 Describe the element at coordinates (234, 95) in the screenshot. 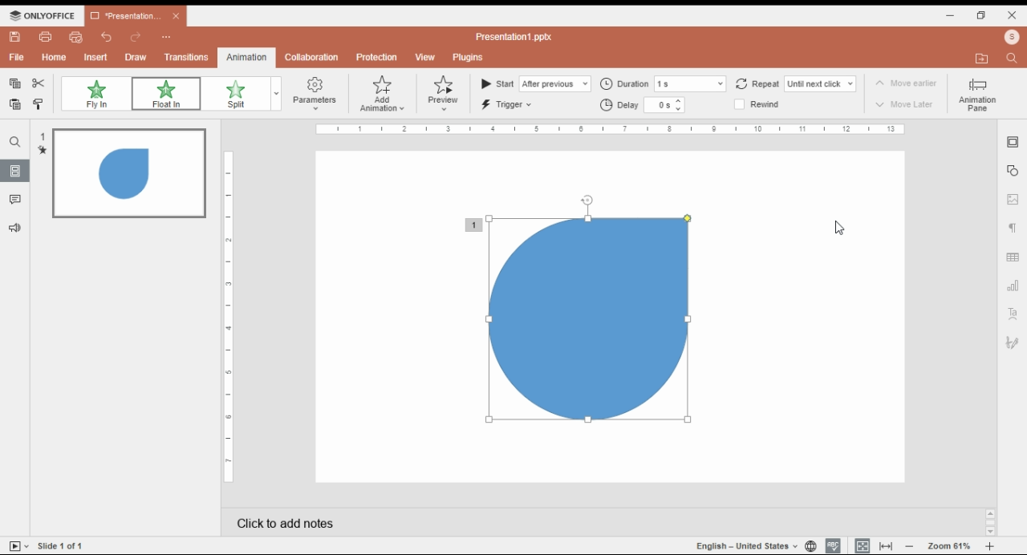

I see `split` at that location.